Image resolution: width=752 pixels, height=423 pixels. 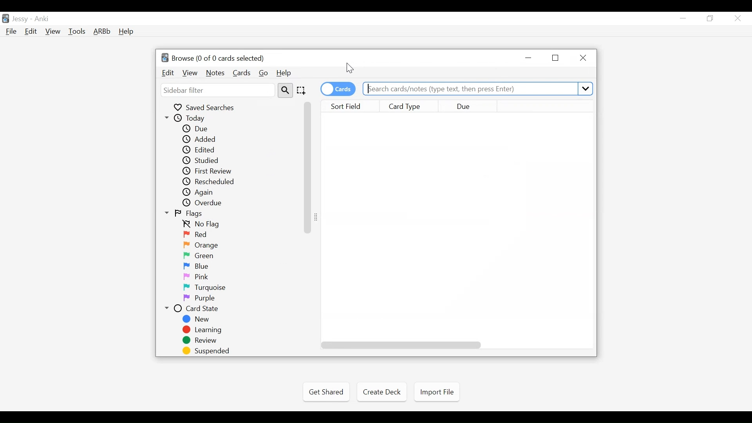 I want to click on Notes, so click(x=215, y=73).